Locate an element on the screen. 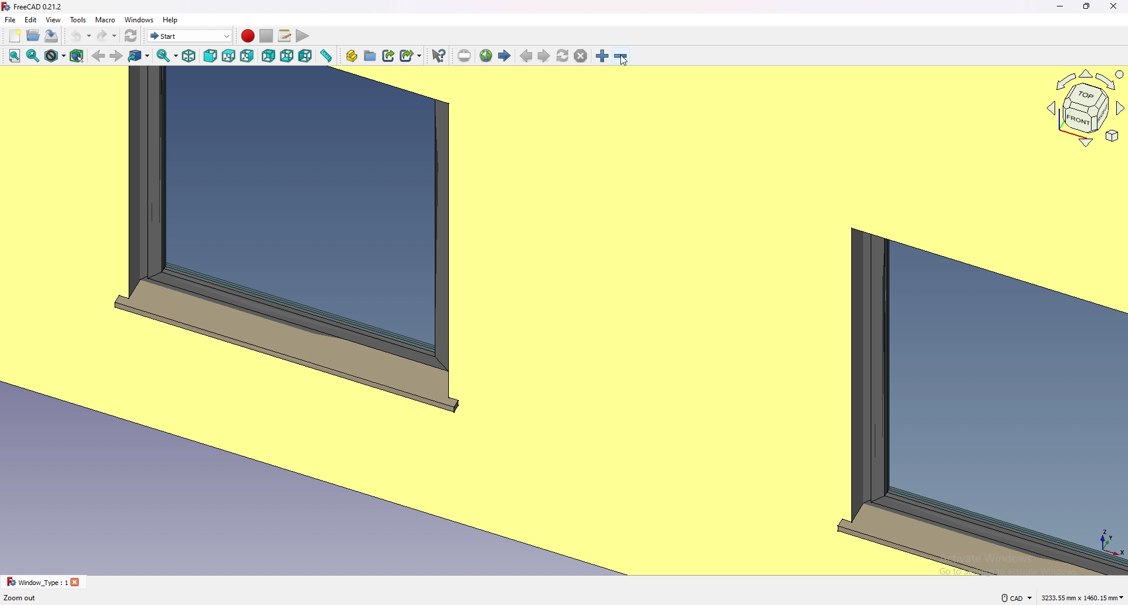  previous page is located at coordinates (527, 56).